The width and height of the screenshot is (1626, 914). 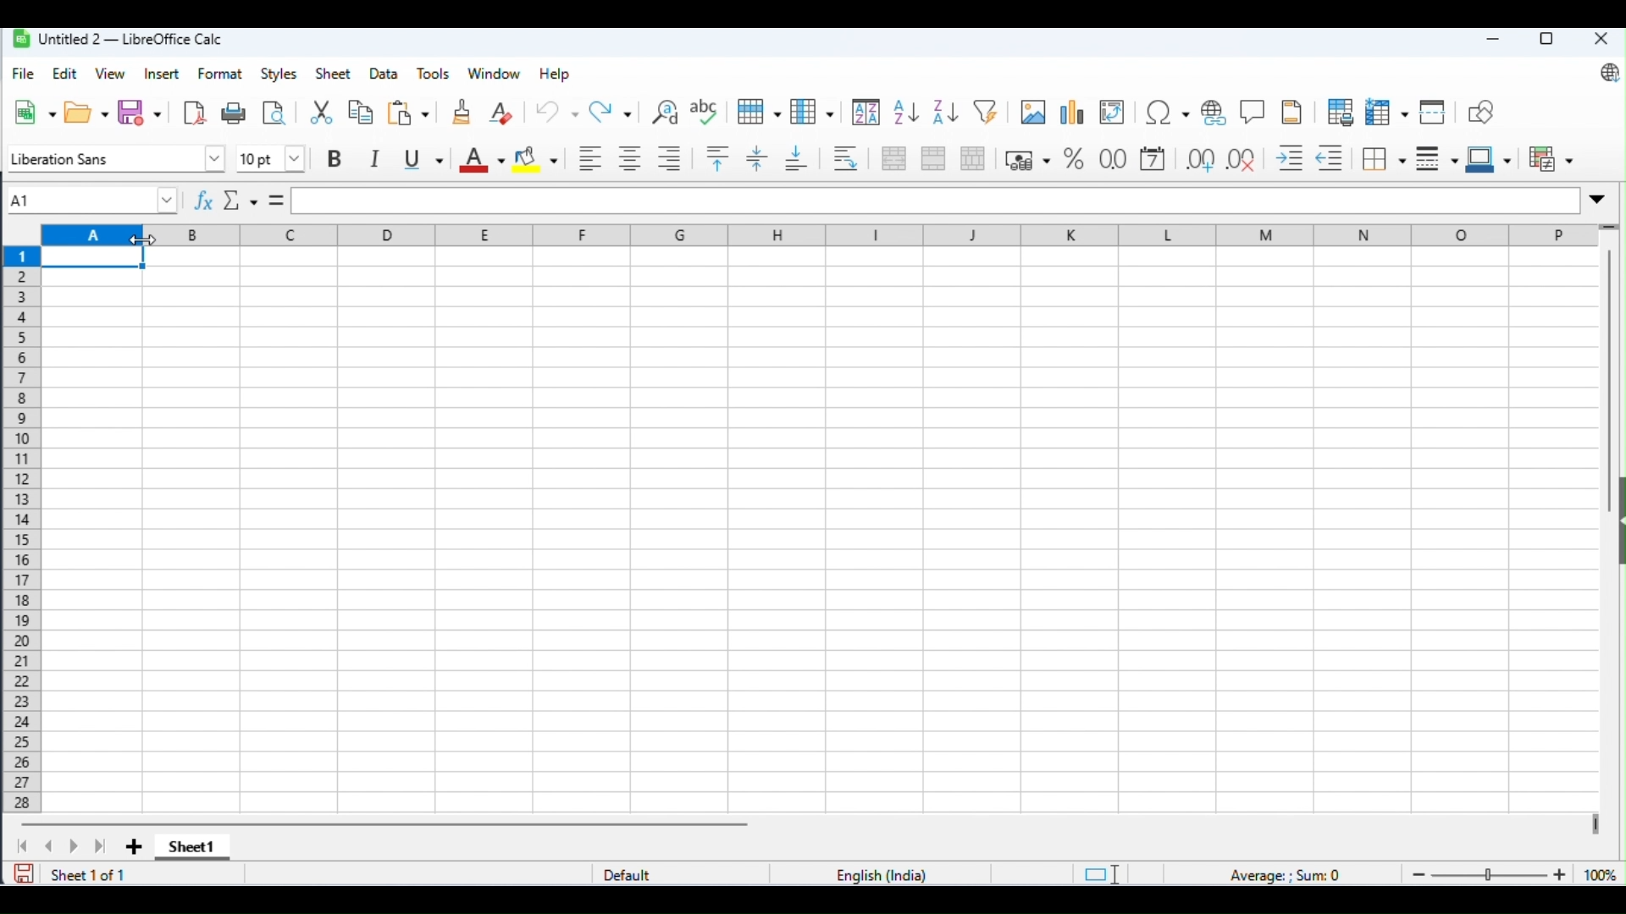 What do you see at coordinates (240, 199) in the screenshot?
I see `select function` at bounding box center [240, 199].